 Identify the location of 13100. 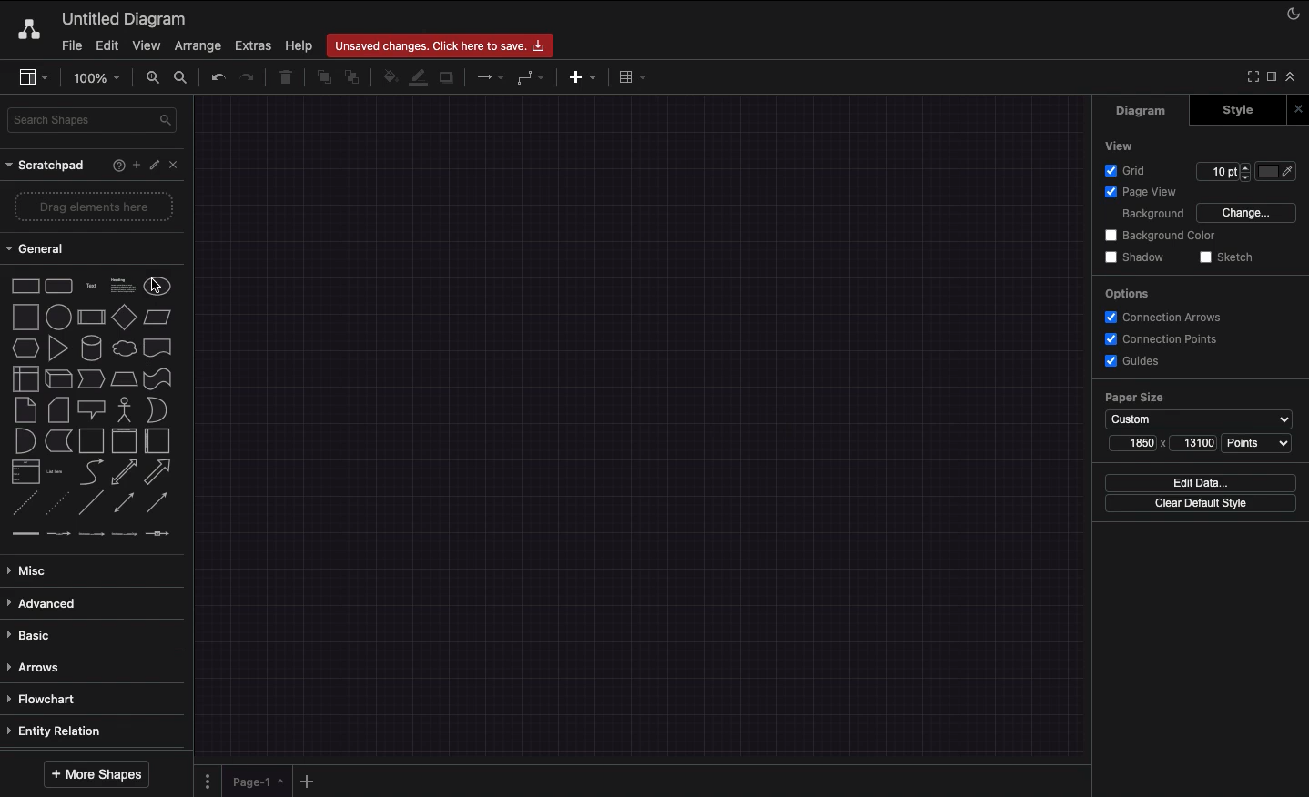
(1197, 443).